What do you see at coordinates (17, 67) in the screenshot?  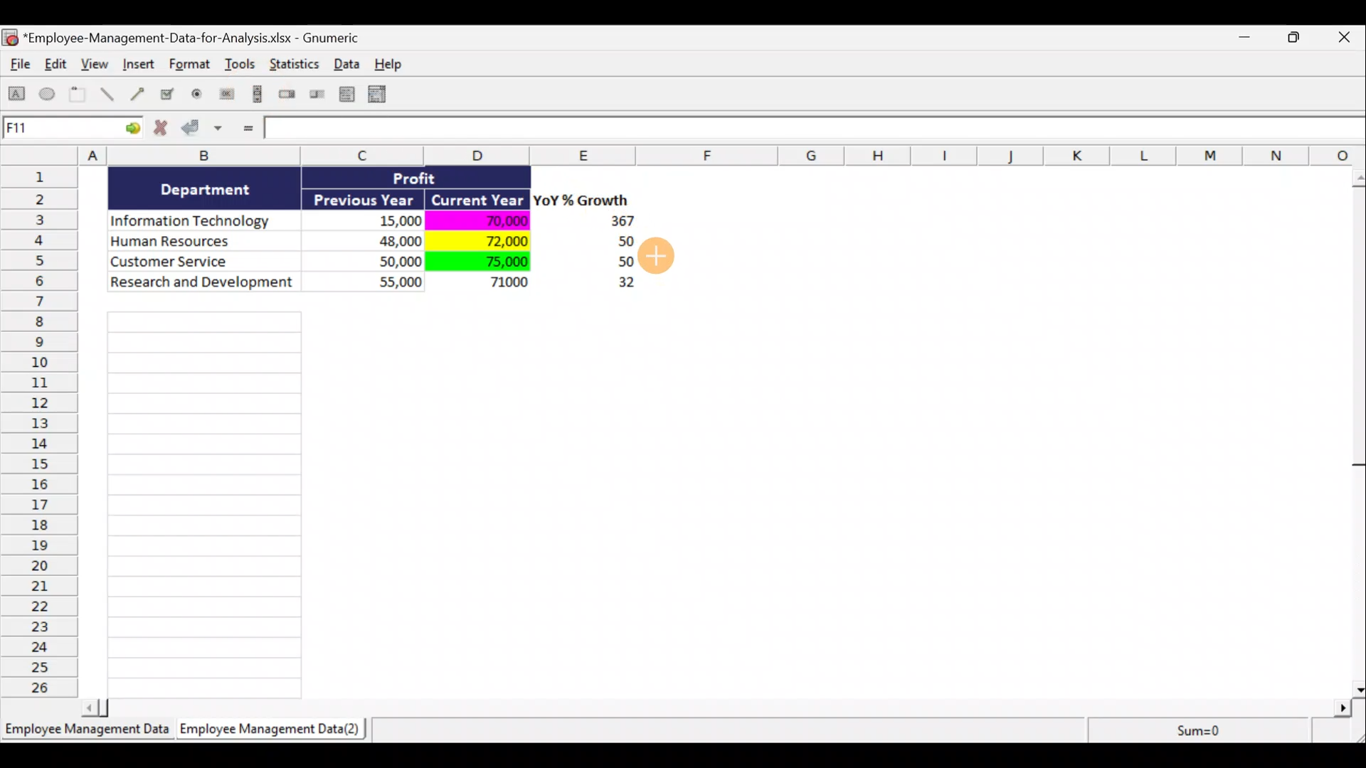 I see `File` at bounding box center [17, 67].